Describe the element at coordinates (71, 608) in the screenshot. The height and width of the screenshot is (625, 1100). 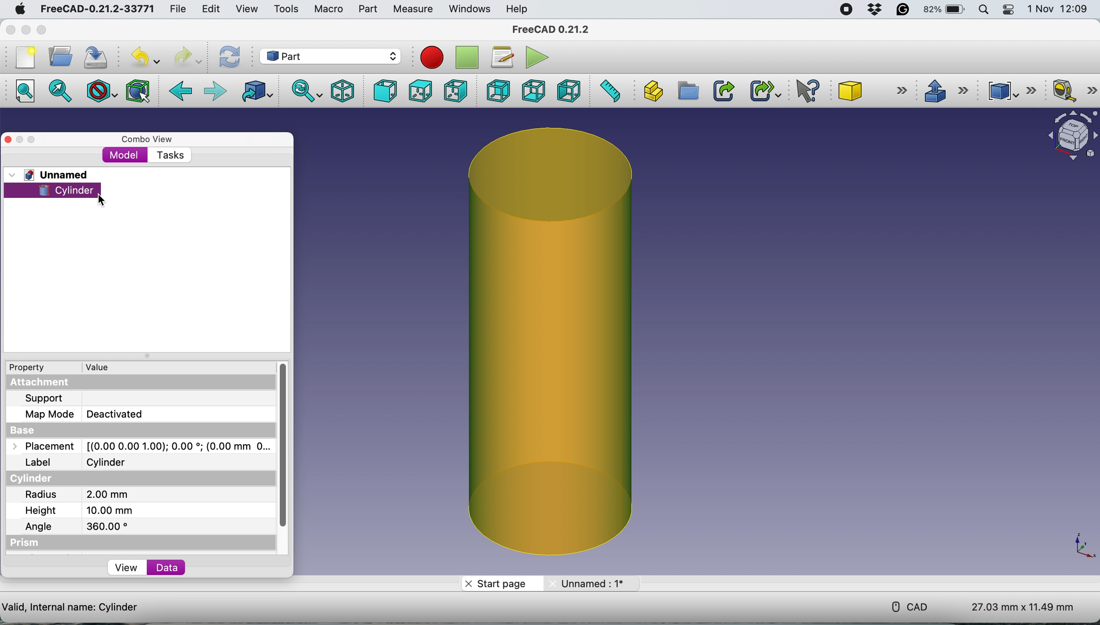
I see `cylinder details` at that location.